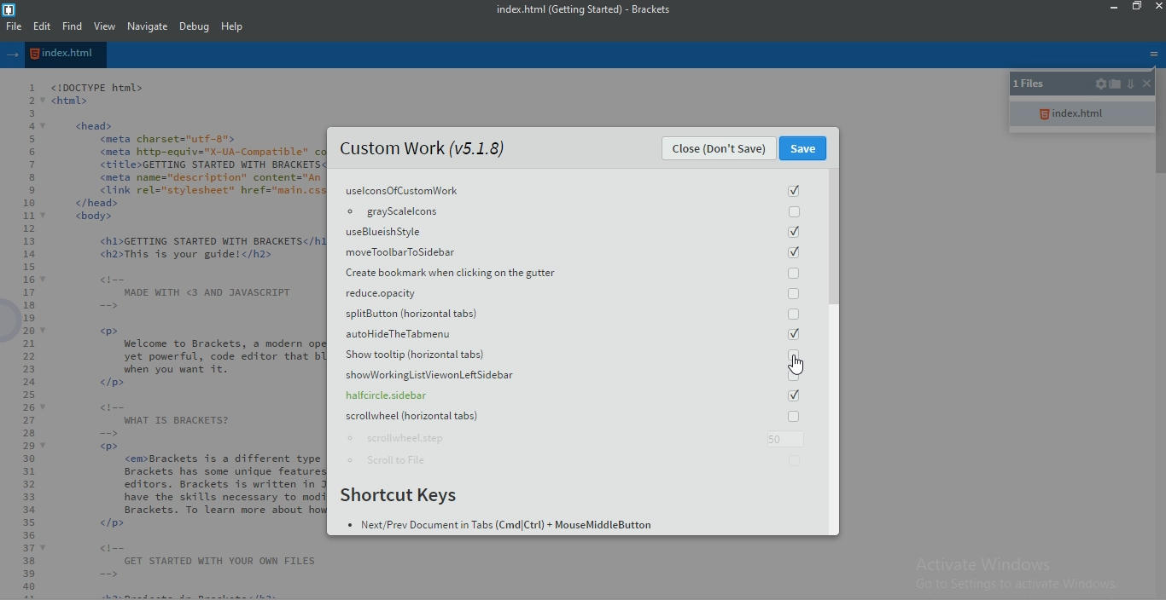  What do you see at coordinates (13, 26) in the screenshot?
I see `file` at bounding box center [13, 26].